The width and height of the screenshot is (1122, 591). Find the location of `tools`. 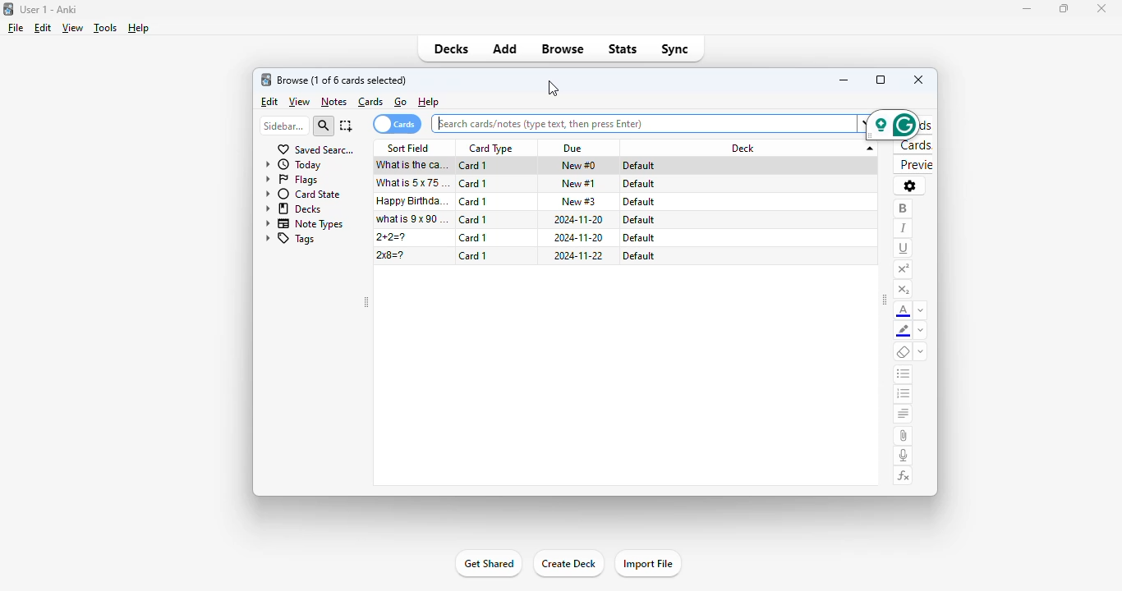

tools is located at coordinates (105, 27).